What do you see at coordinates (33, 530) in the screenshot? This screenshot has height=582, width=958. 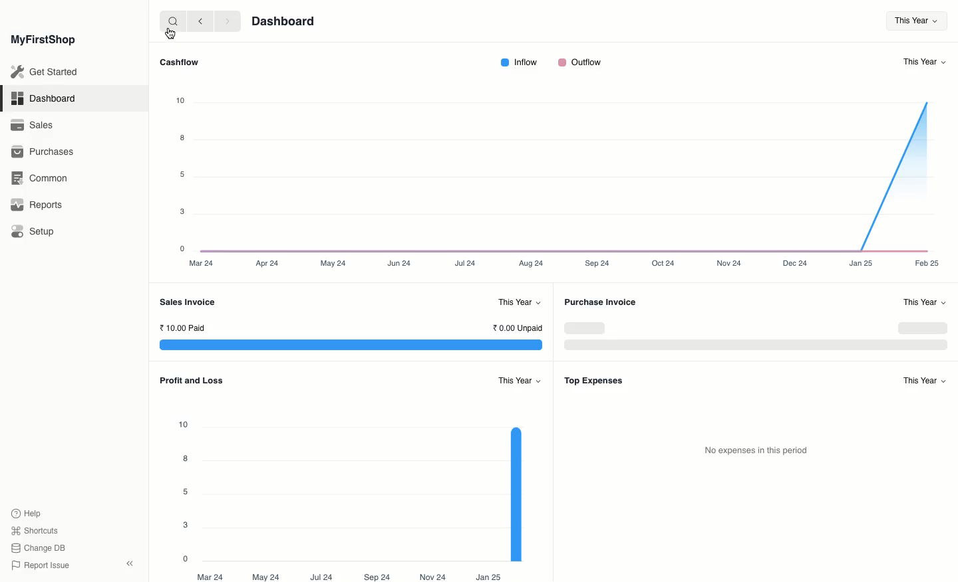 I see `Shortcuts` at bounding box center [33, 530].